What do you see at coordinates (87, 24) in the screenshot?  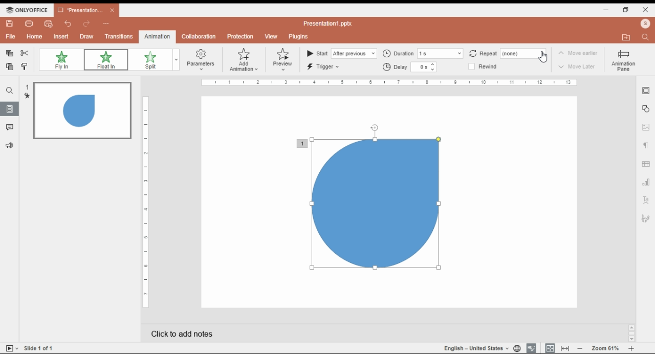 I see `redo` at bounding box center [87, 24].